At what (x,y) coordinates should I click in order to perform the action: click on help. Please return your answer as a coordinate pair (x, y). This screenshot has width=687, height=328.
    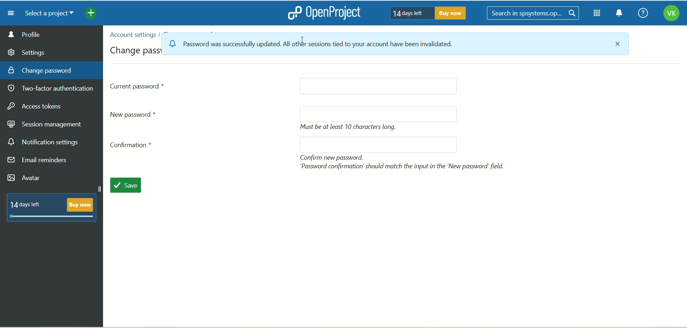
    Looking at the image, I should click on (641, 14).